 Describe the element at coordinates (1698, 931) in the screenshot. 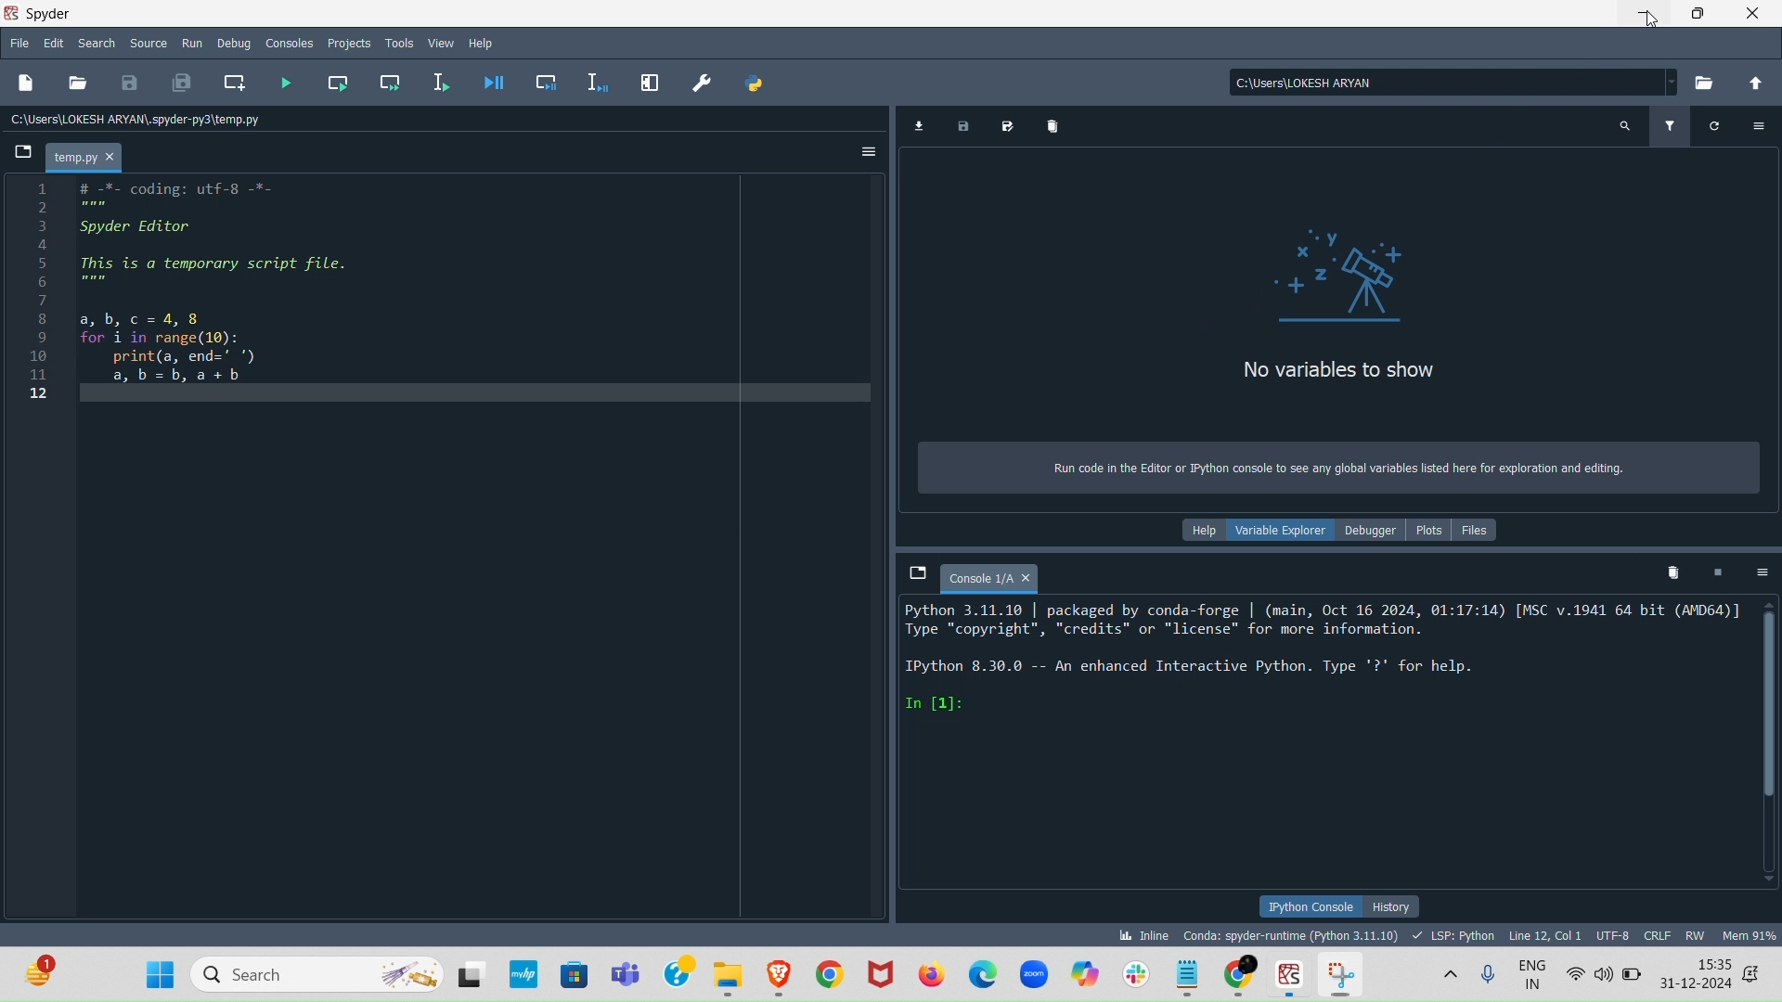

I see `File permissions` at that location.